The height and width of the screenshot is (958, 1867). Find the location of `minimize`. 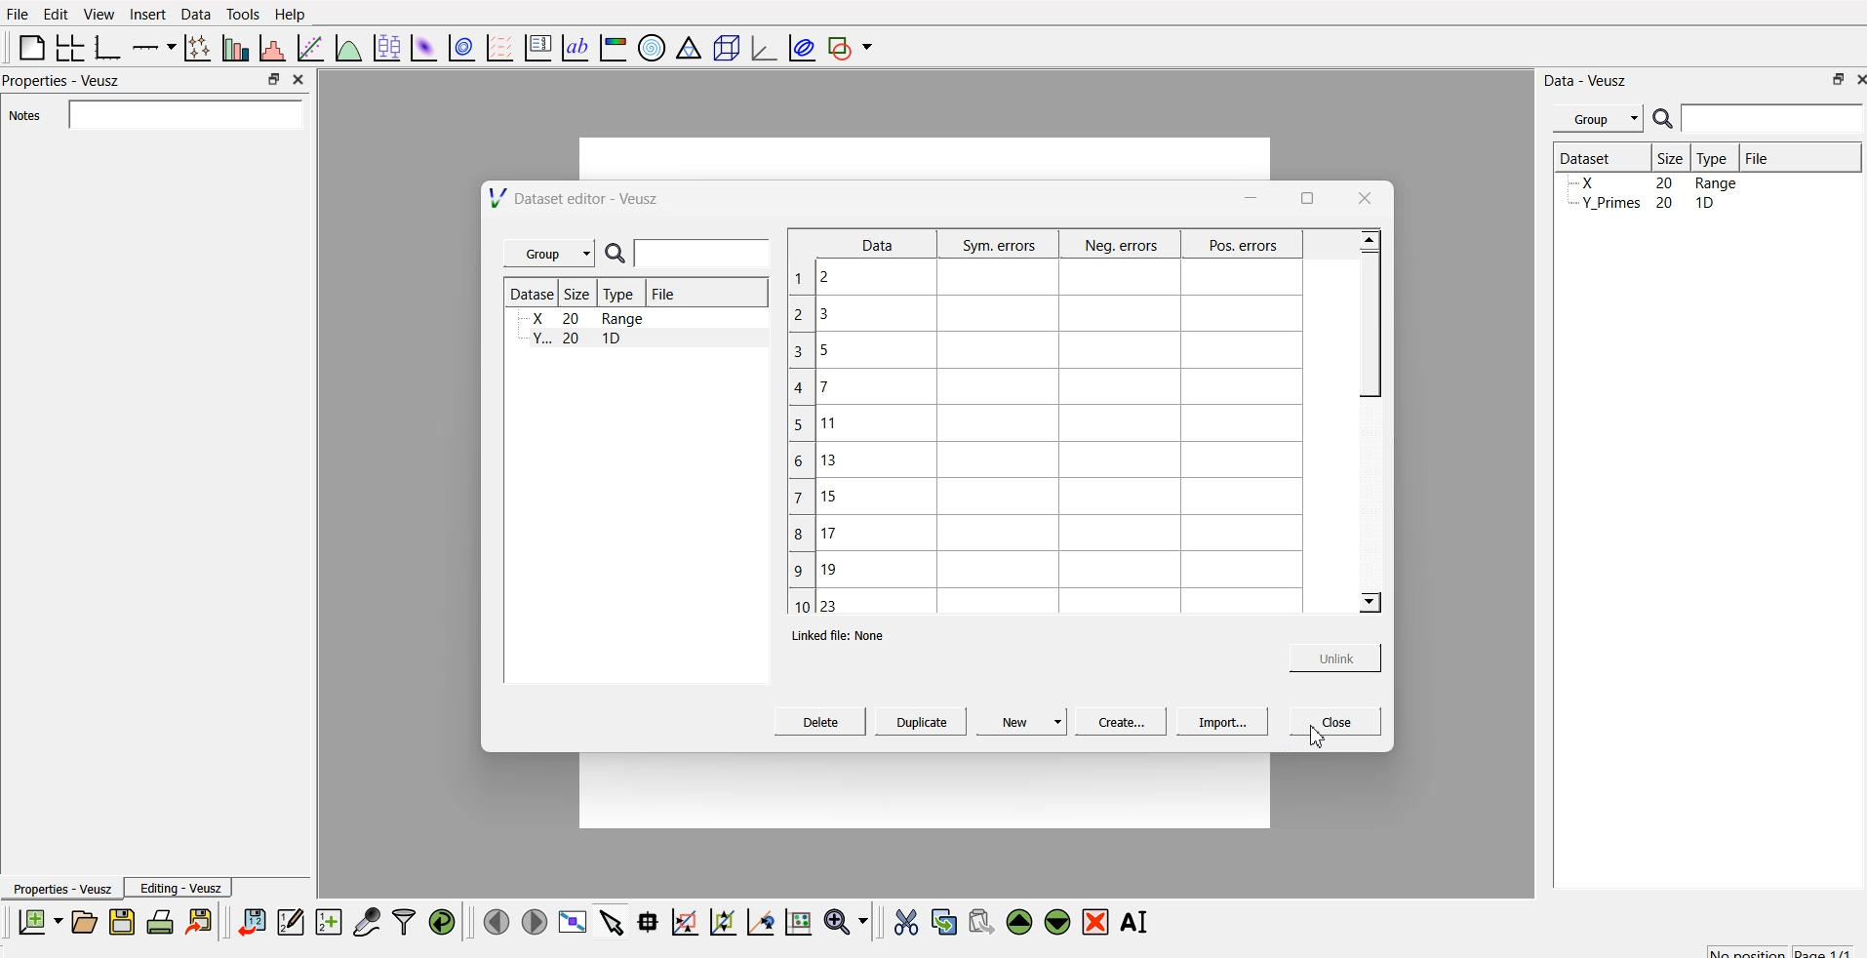

minimize is located at coordinates (1248, 198).